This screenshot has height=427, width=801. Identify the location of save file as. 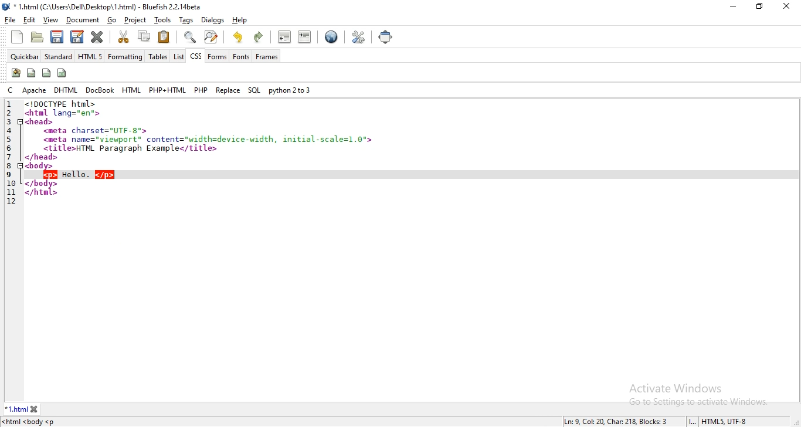
(77, 36).